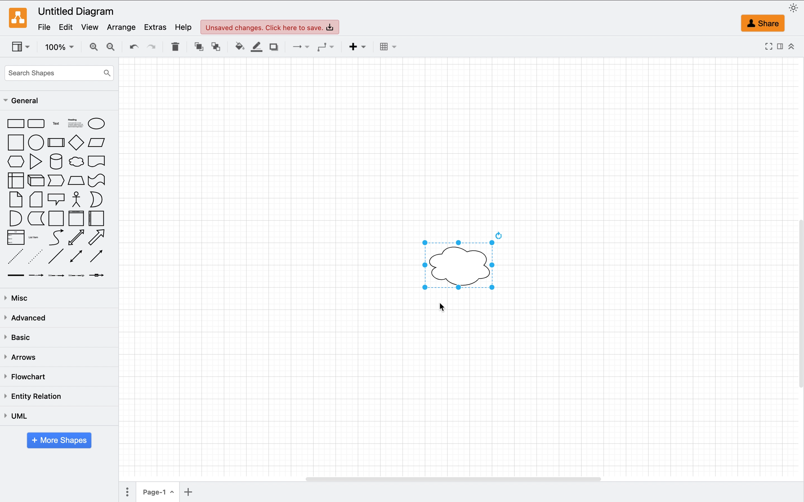 The height and width of the screenshot is (502, 804). Describe the element at coordinates (35, 163) in the screenshot. I see `triangle` at that location.